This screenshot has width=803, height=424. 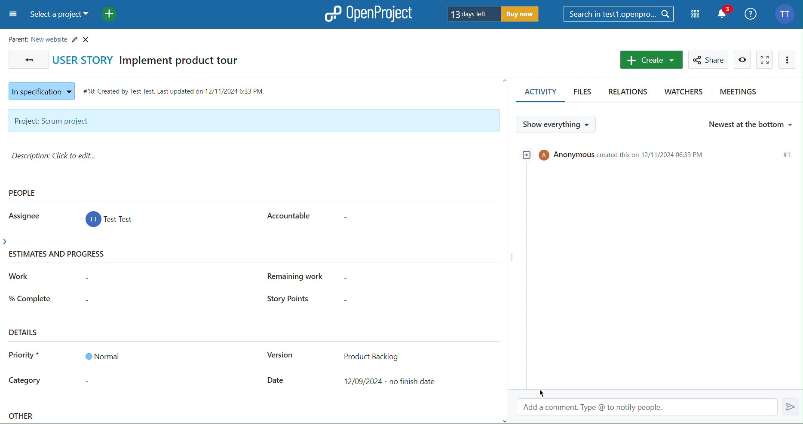 What do you see at coordinates (287, 215) in the screenshot?
I see `Accountable` at bounding box center [287, 215].